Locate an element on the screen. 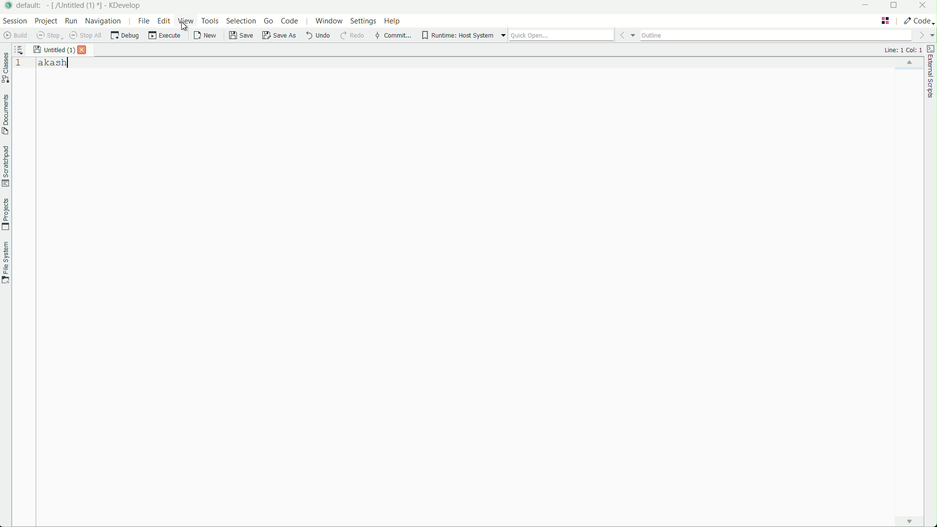  redo is located at coordinates (352, 36).